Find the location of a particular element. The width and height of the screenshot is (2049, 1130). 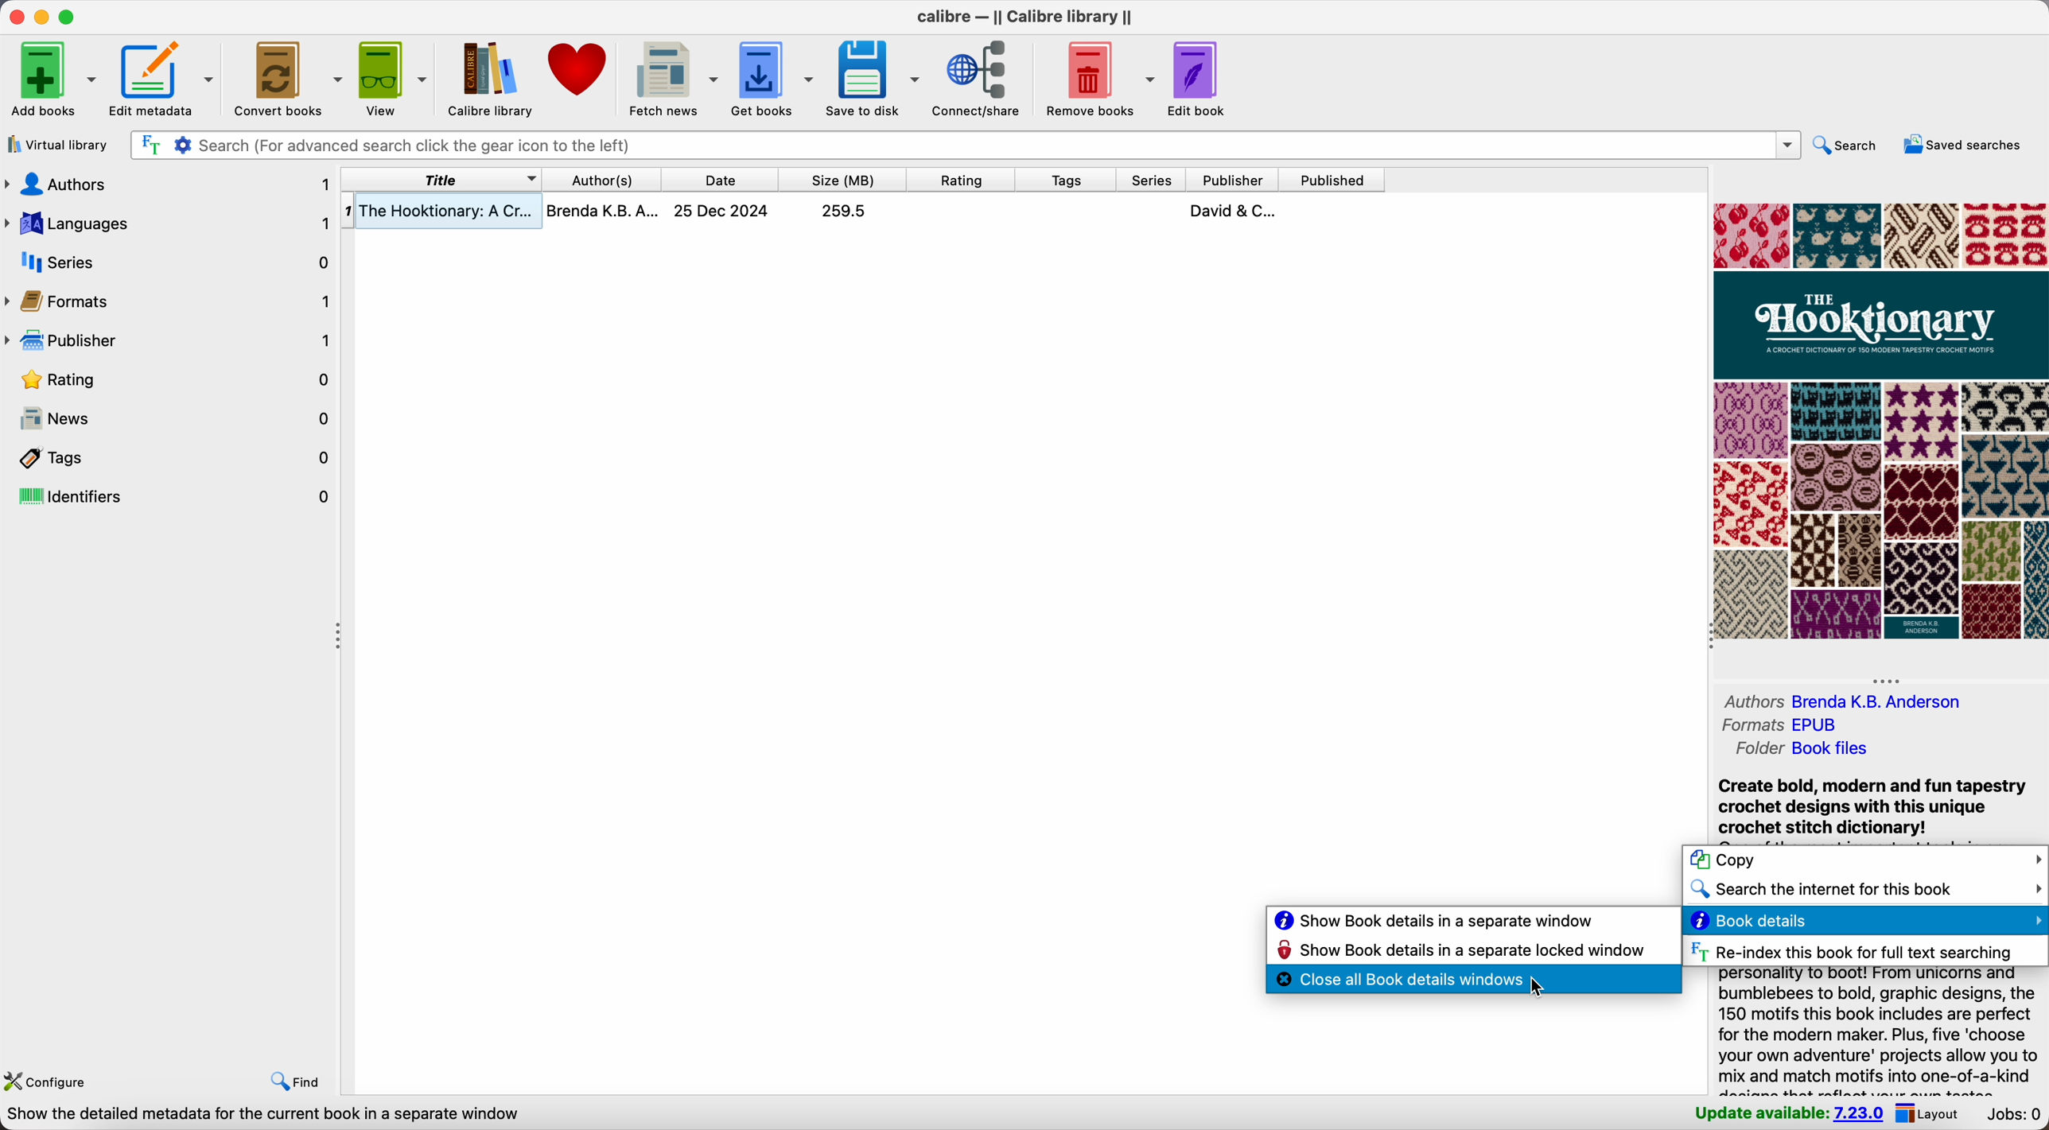

show book details in a separate locked window is located at coordinates (1463, 953).